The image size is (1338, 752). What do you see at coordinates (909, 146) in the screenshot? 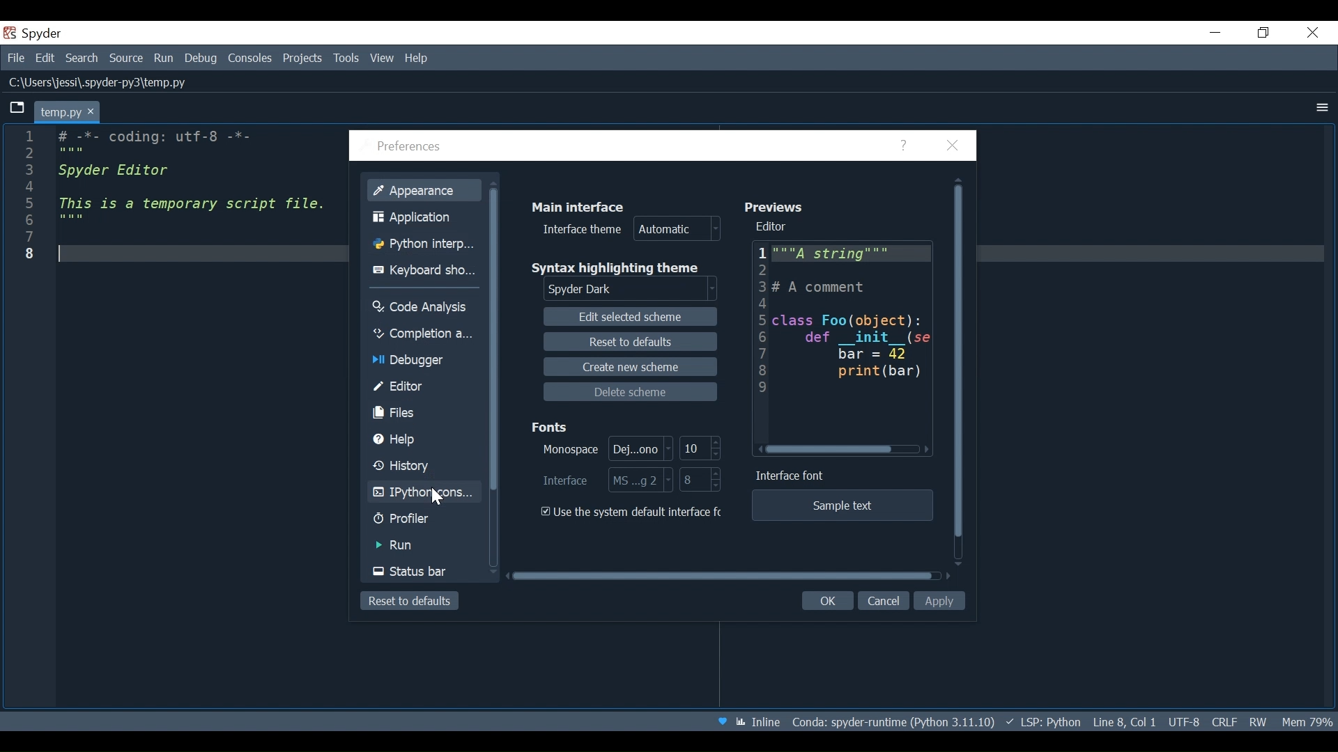
I see `Help` at bounding box center [909, 146].